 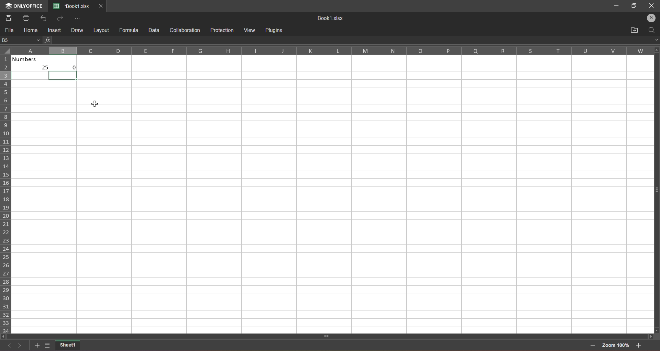 I want to click on current tab, so click(x=71, y=6).